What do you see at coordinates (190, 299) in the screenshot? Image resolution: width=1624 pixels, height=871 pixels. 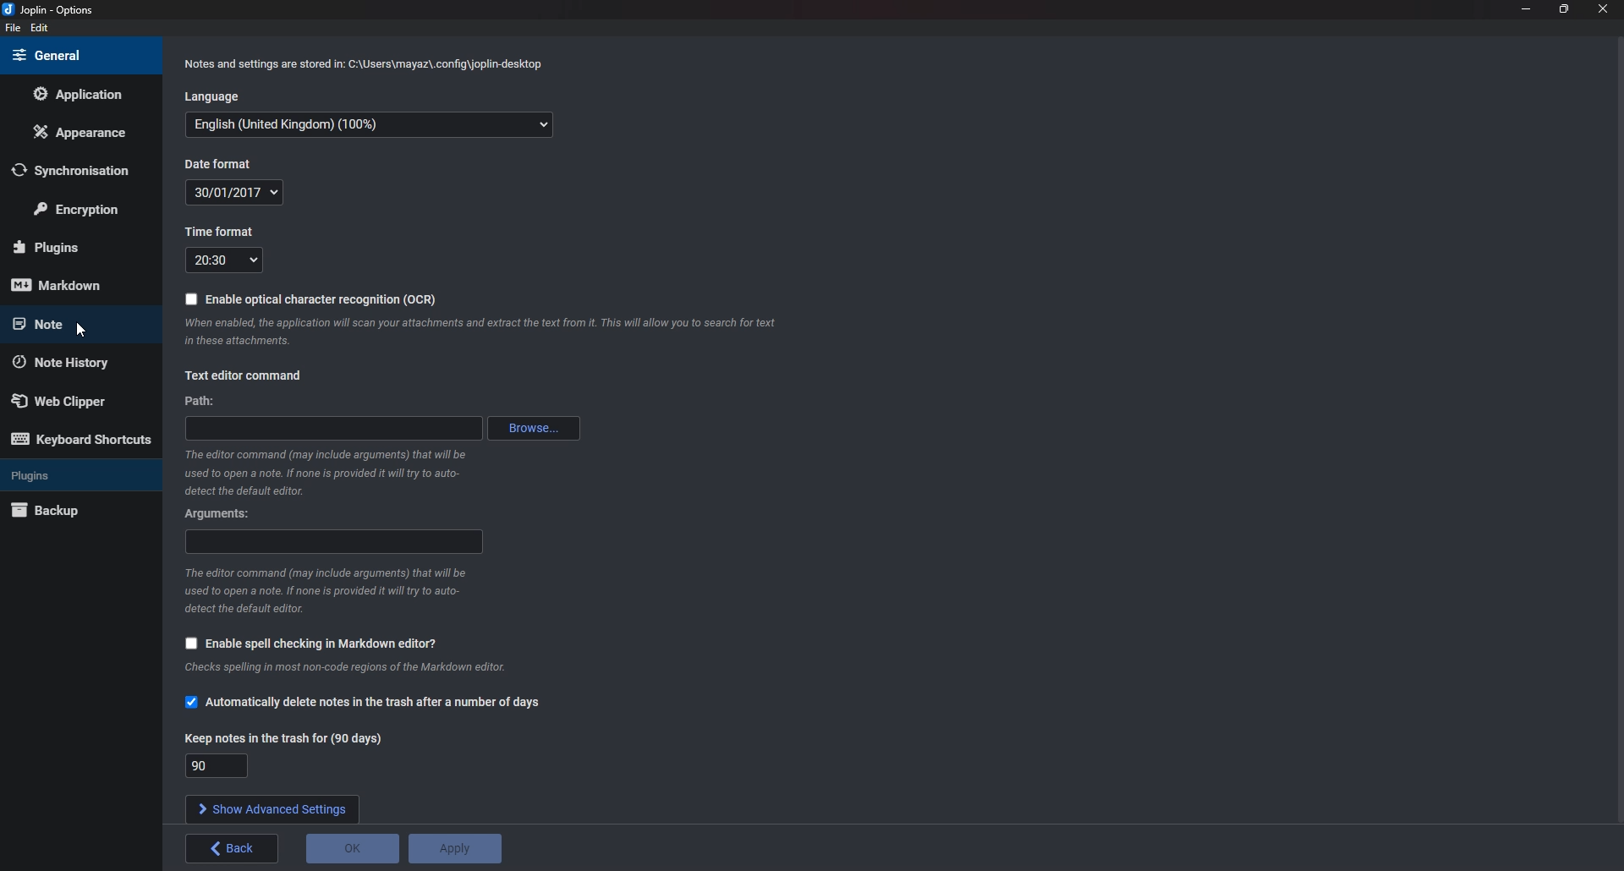 I see `checkbox` at bounding box center [190, 299].